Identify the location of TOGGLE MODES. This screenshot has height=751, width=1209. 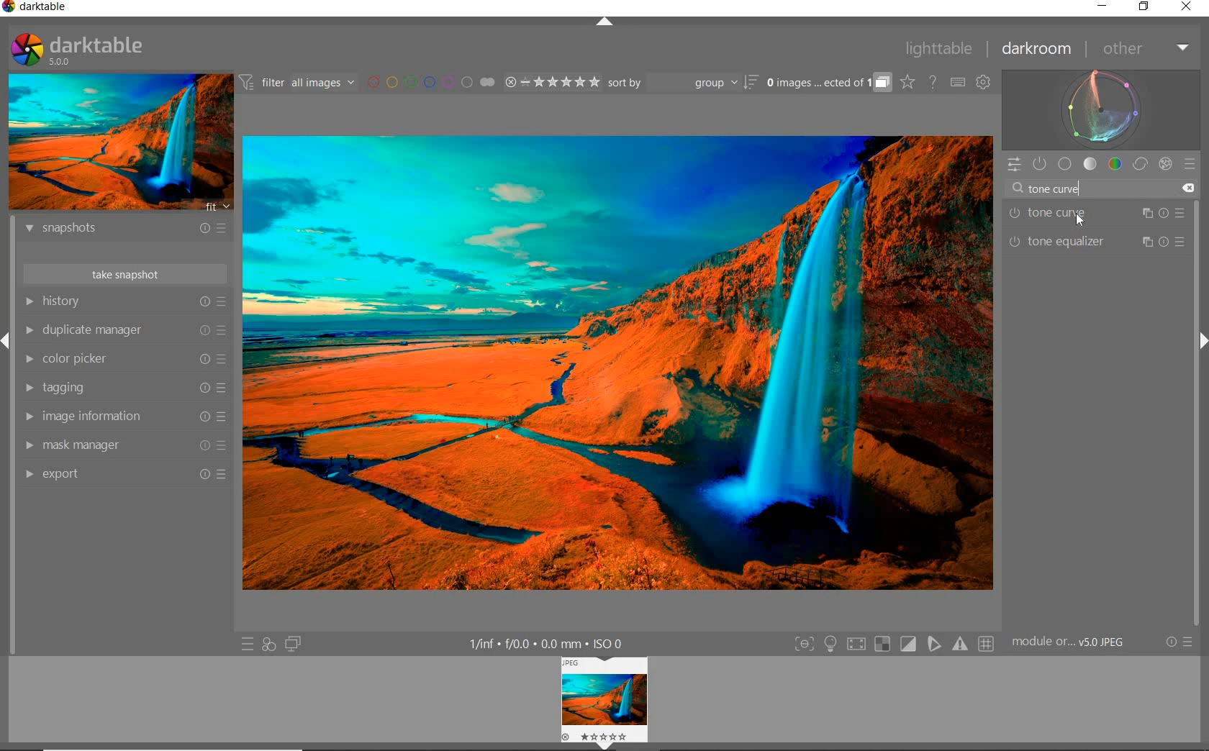
(893, 645).